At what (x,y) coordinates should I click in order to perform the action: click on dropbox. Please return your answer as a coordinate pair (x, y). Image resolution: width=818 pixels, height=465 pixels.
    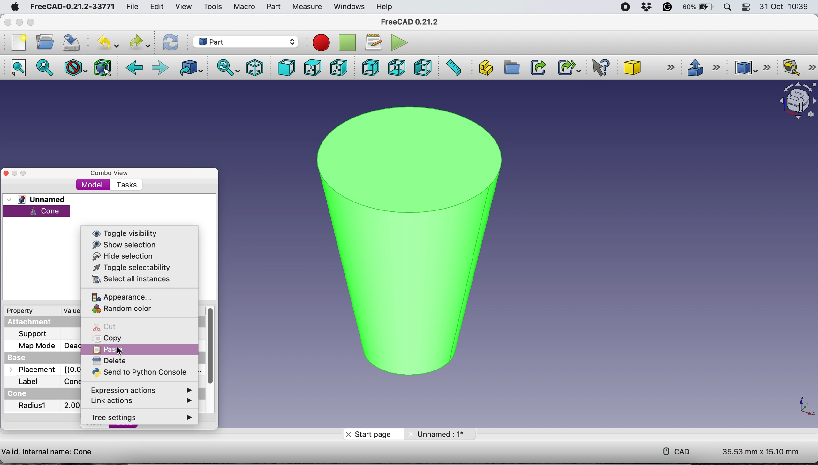
    Looking at the image, I should click on (644, 7).